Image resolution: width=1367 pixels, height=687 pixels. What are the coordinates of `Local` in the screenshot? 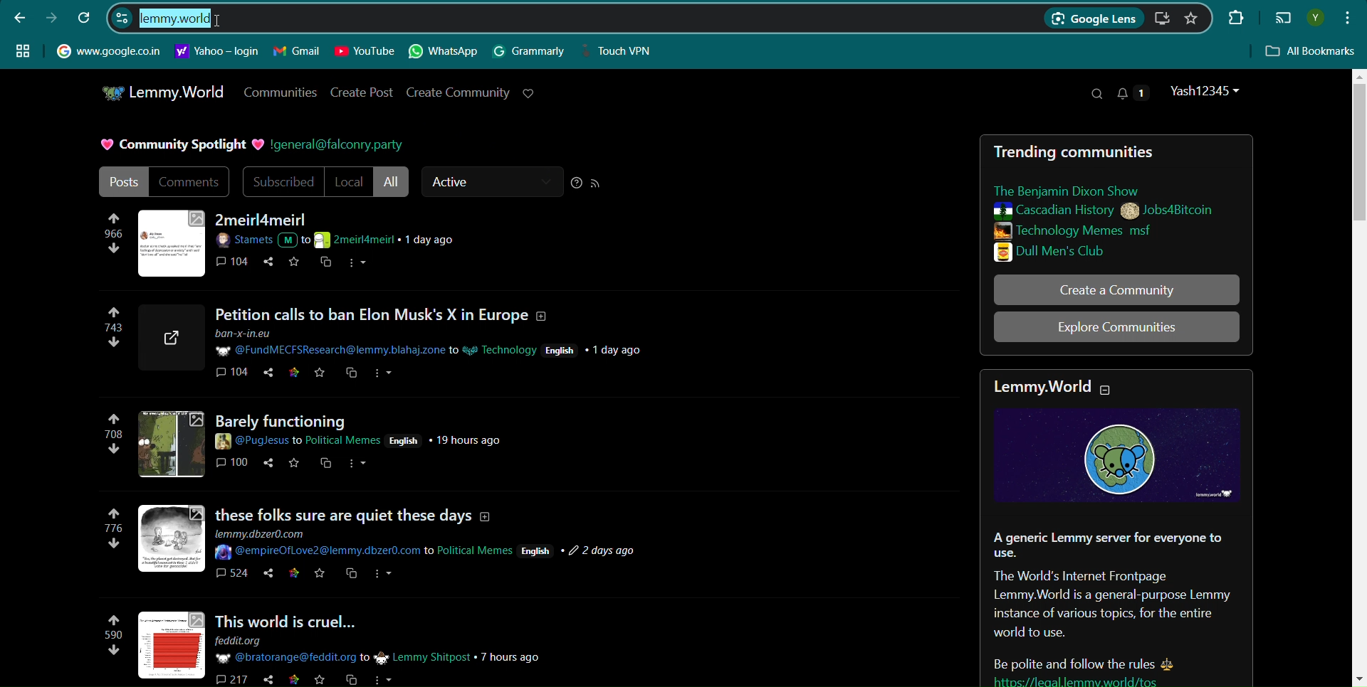 It's located at (348, 182).